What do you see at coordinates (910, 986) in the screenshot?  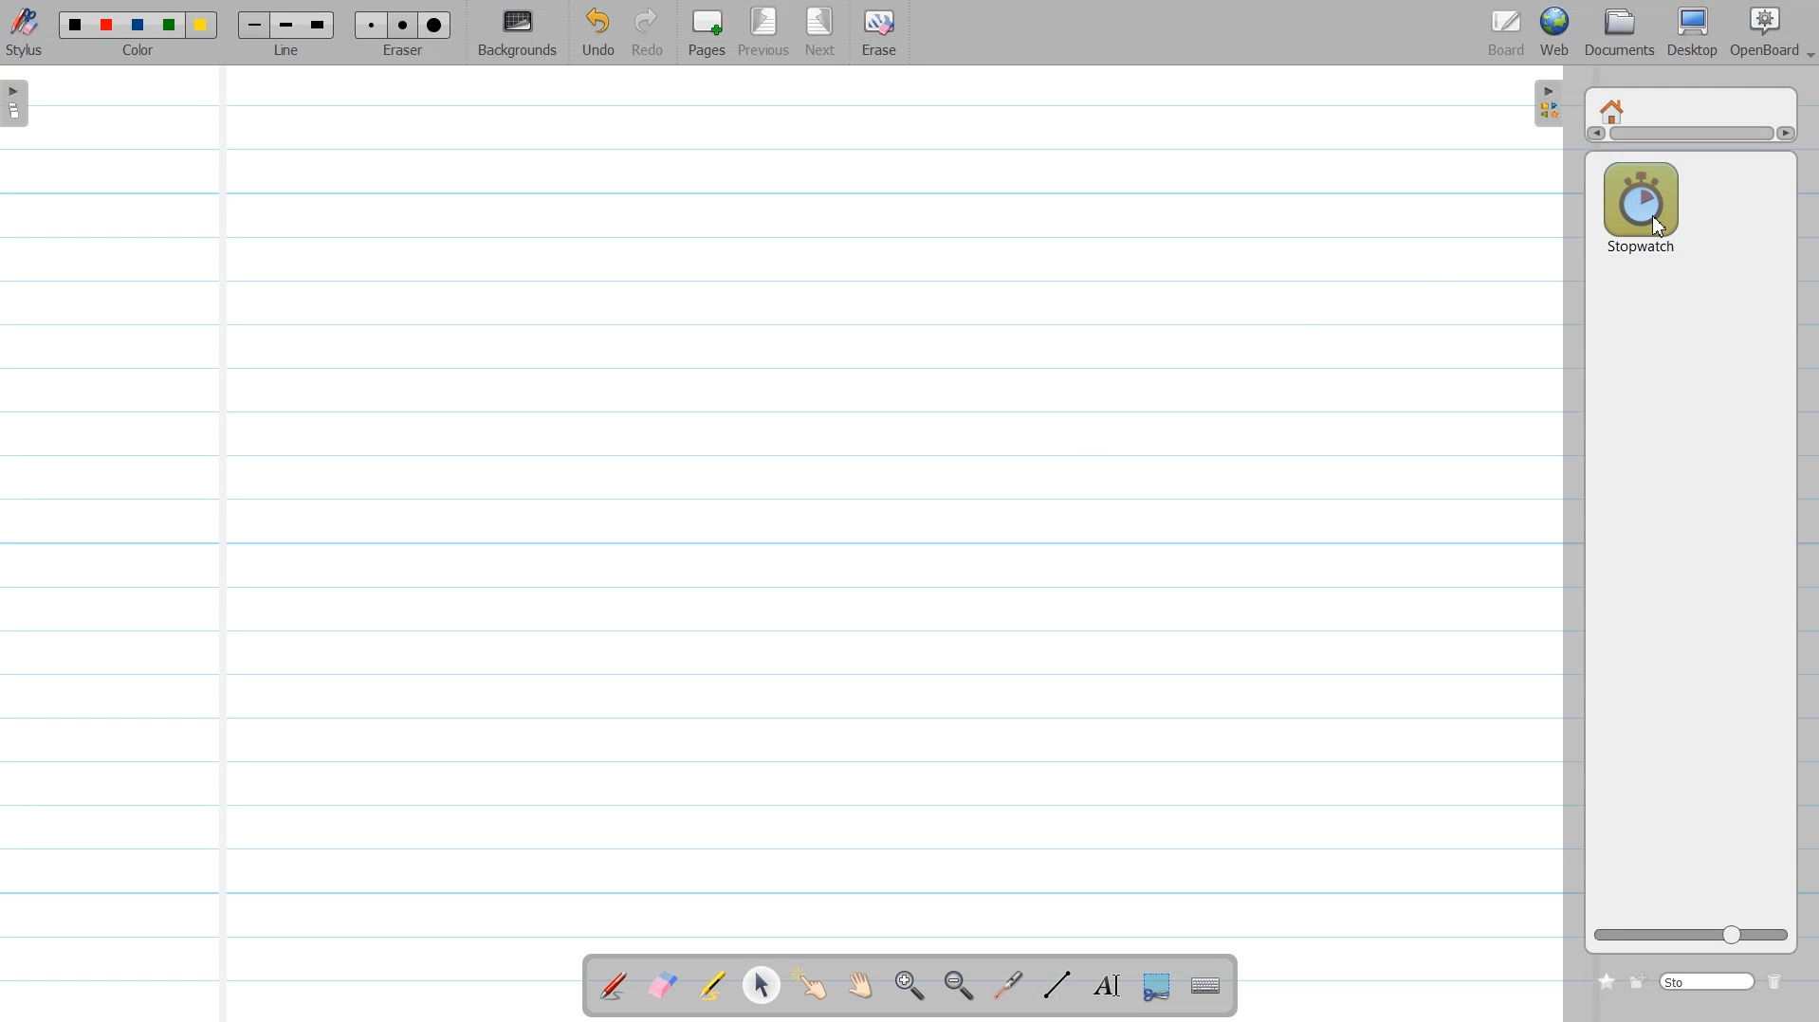 I see `Zoom in` at bounding box center [910, 986].